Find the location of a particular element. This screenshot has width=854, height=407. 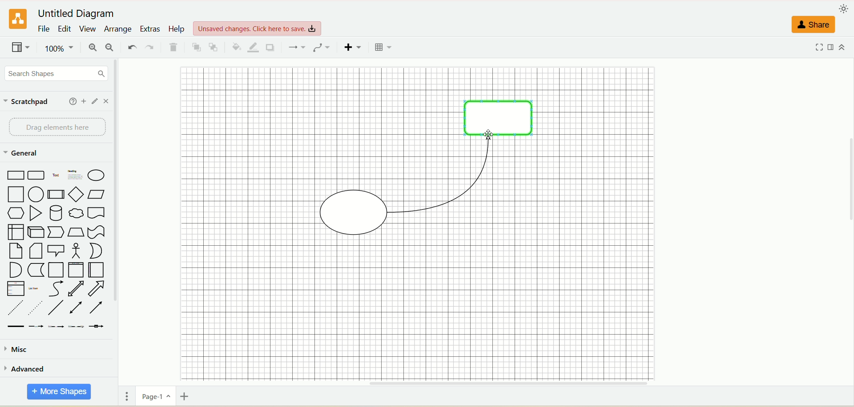

horizontal scroll bar is located at coordinates (484, 383).